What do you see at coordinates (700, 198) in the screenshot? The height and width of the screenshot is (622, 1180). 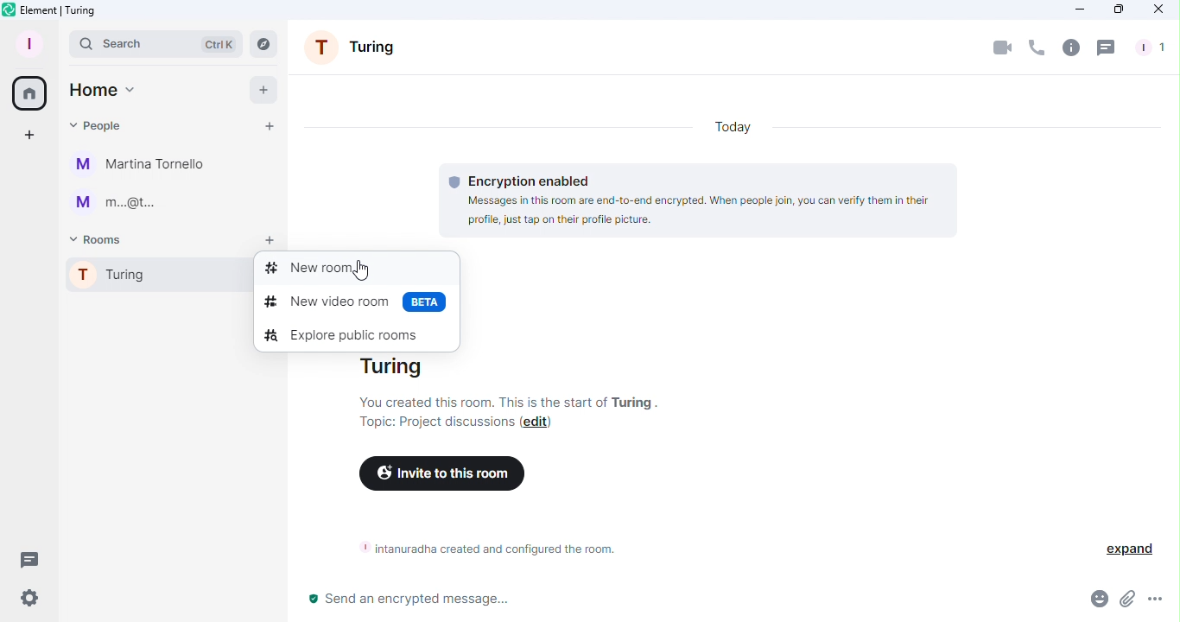 I see `Encryption information` at bounding box center [700, 198].